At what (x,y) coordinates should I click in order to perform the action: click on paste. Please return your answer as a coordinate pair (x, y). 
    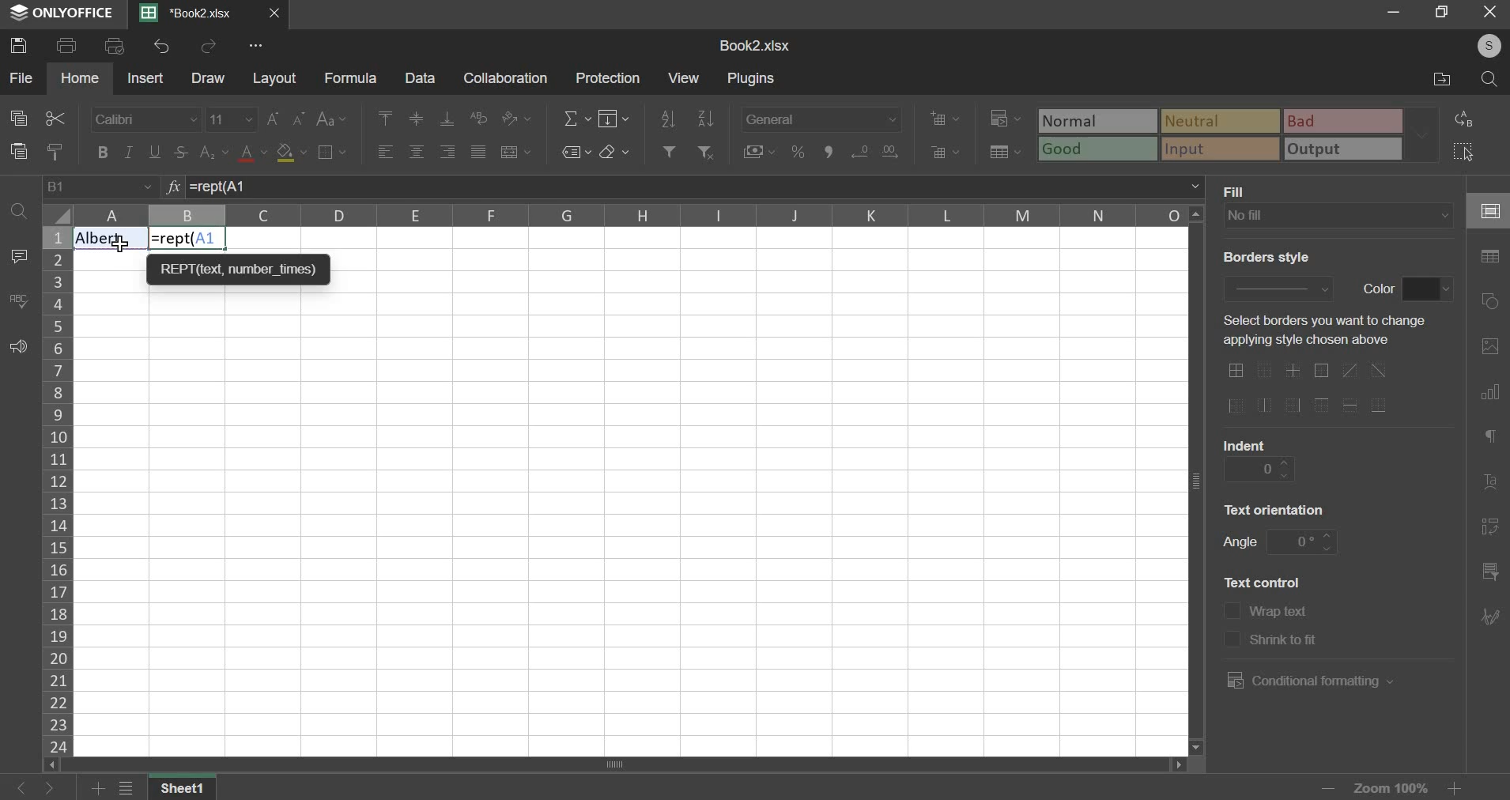
    Looking at the image, I should click on (18, 150).